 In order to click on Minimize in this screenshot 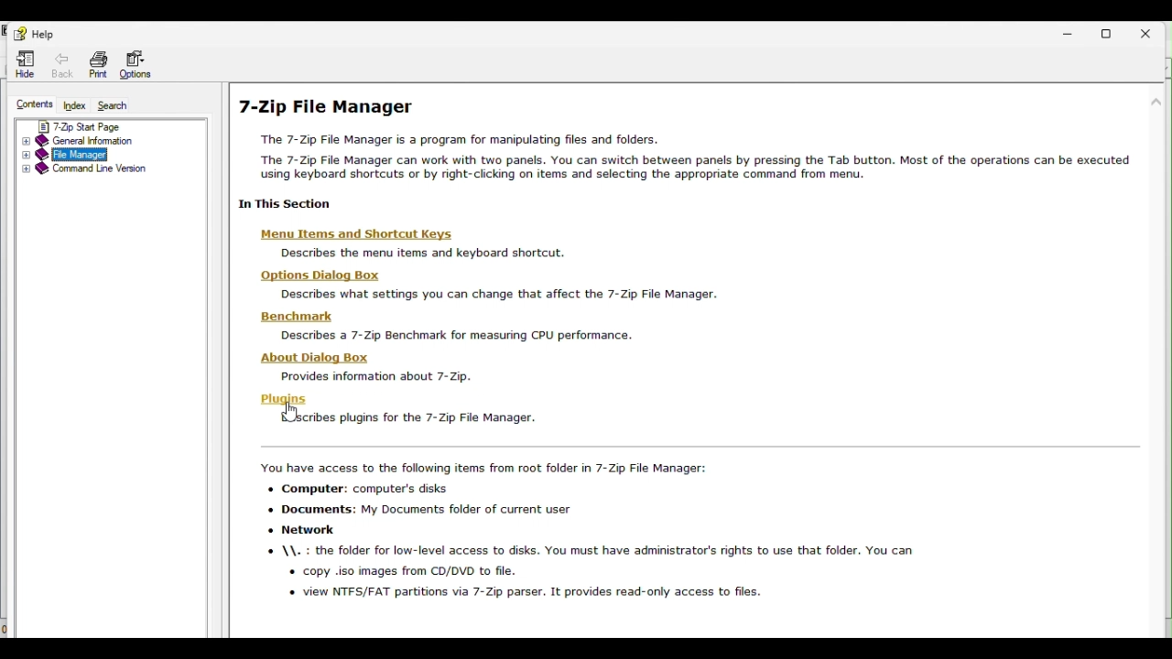, I will do `click(1069, 32)`.